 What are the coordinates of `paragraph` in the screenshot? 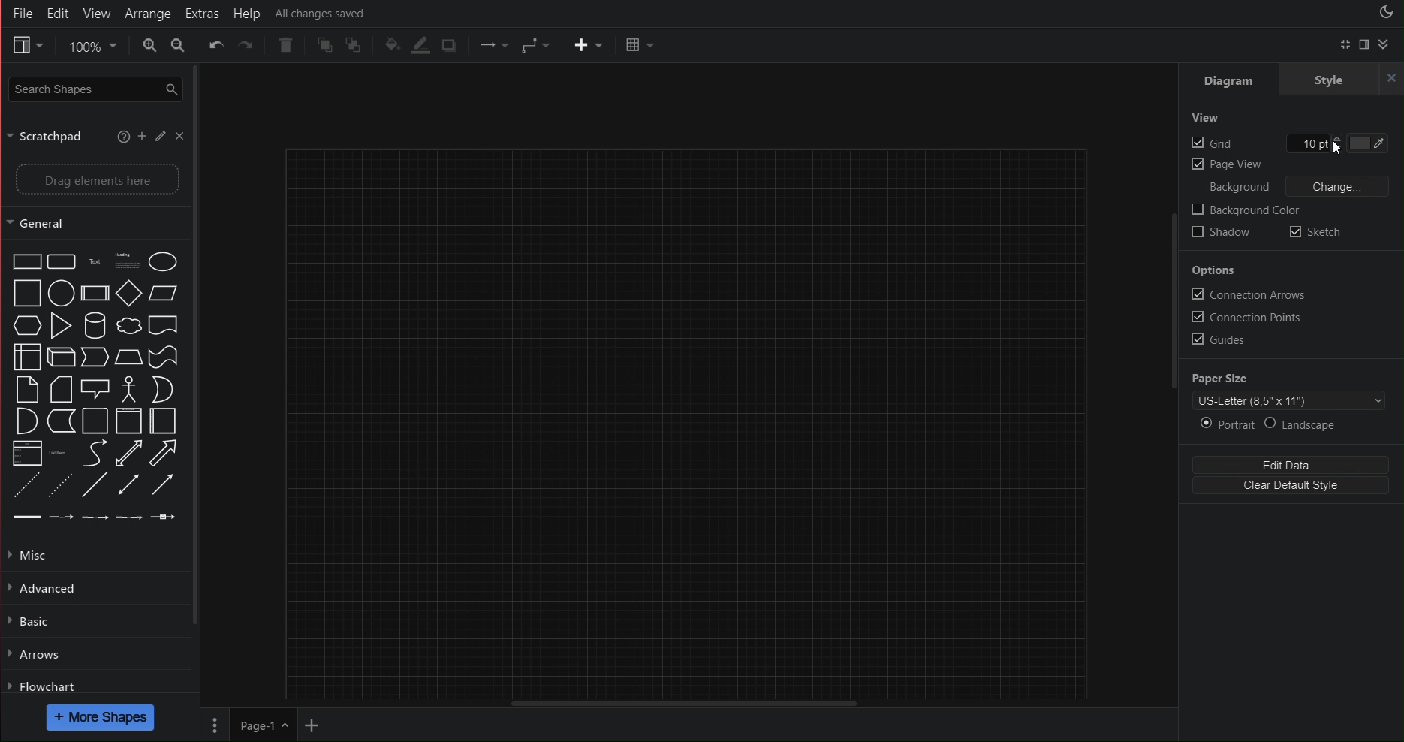 It's located at (23, 451).